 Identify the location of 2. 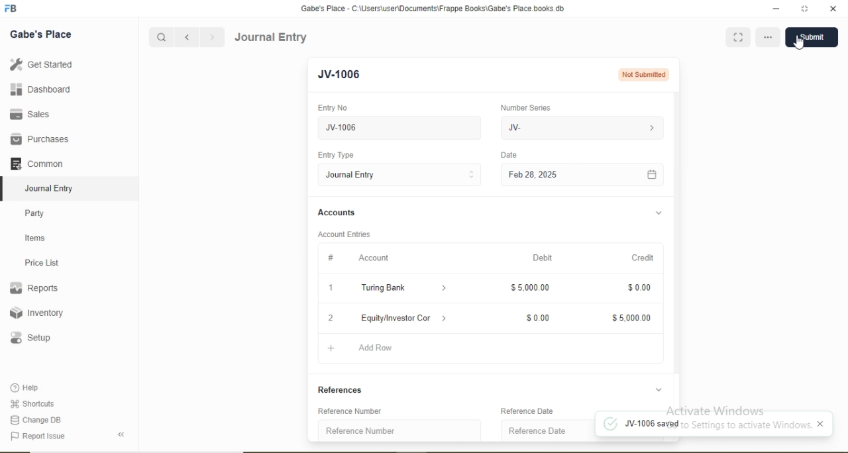
(331, 319).